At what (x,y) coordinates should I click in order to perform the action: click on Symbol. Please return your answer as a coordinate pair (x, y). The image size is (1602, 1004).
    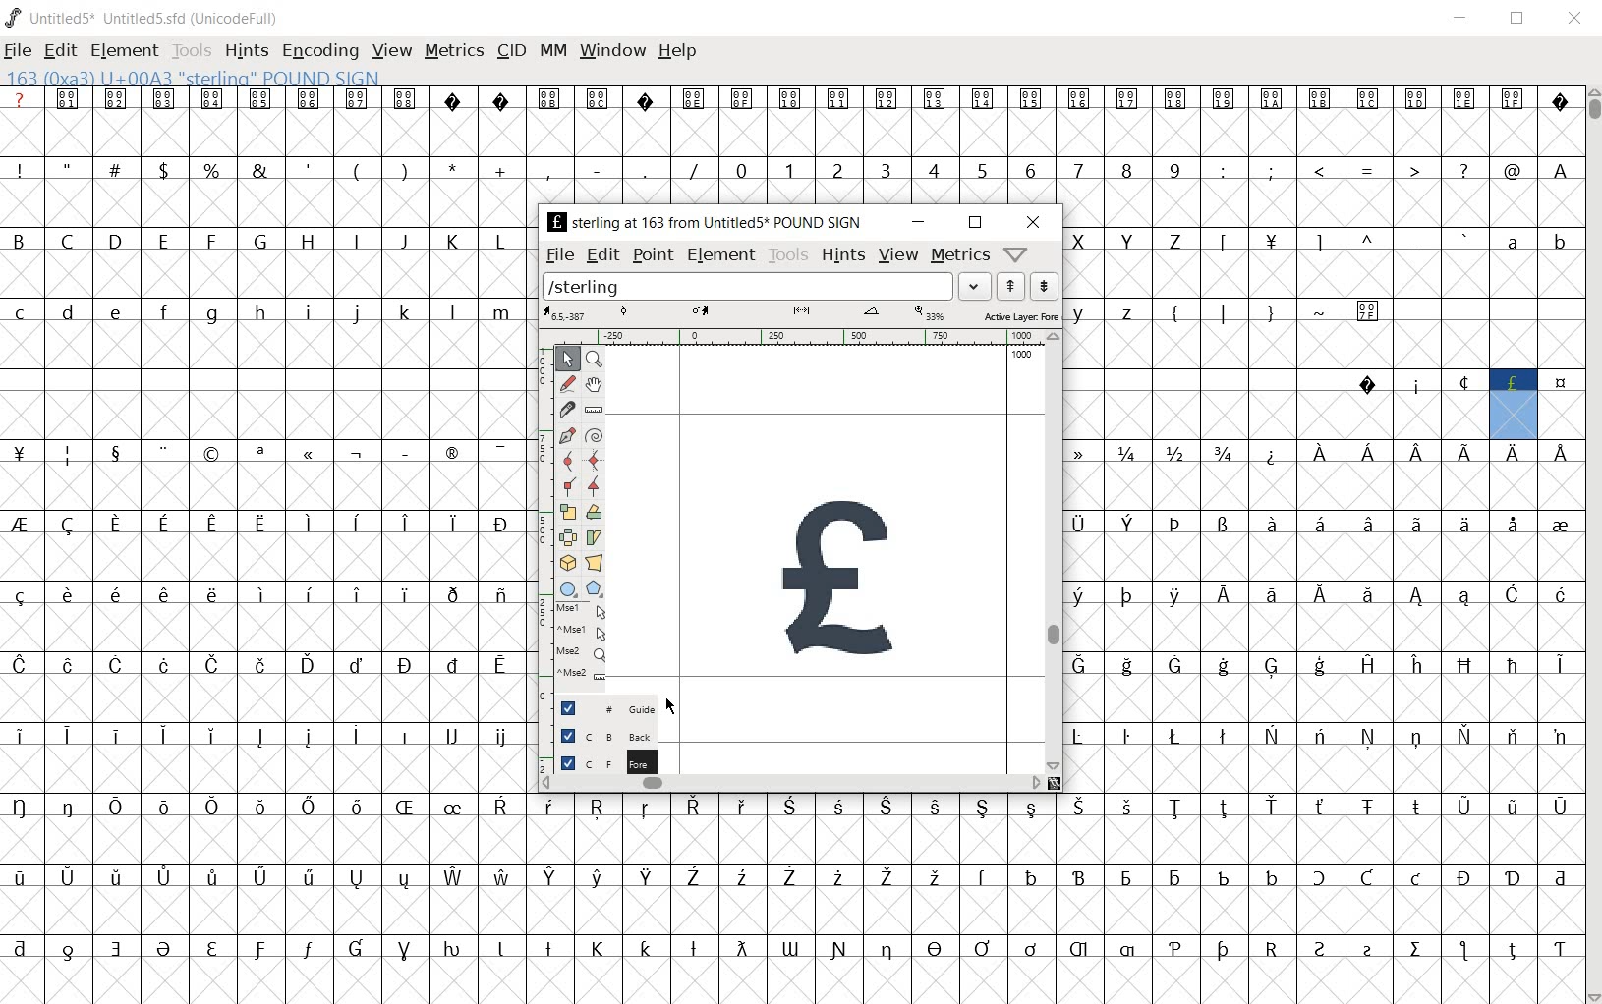
    Looking at the image, I should click on (986, 99).